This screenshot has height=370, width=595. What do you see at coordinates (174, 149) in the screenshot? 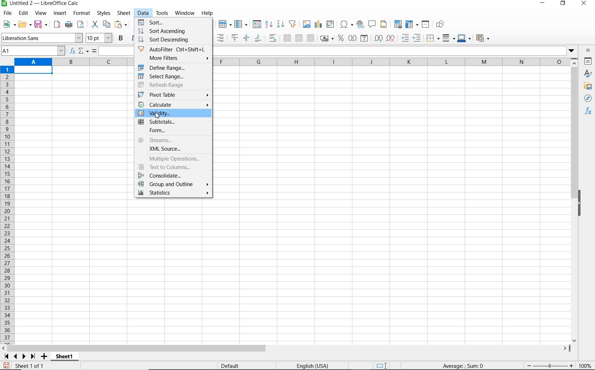
I see `XML Source` at bounding box center [174, 149].